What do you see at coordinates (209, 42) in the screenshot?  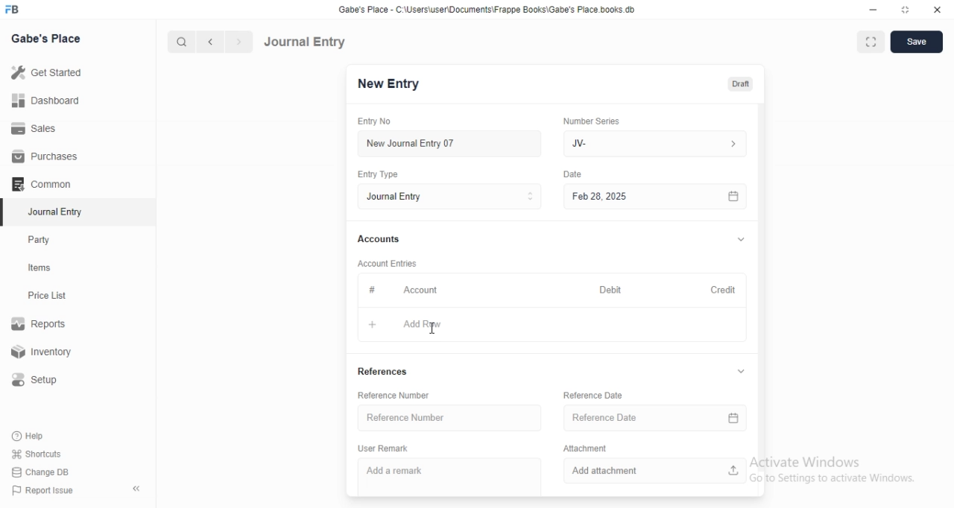 I see `backward` at bounding box center [209, 42].